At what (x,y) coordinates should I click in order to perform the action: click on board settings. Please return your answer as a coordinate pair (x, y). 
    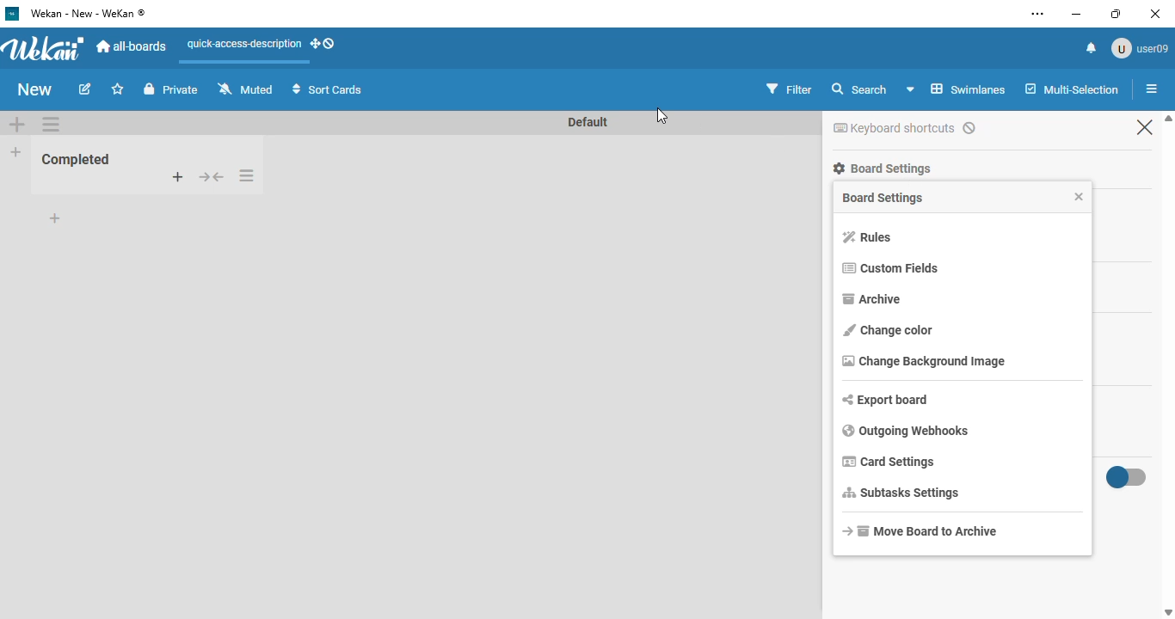
    Looking at the image, I should click on (882, 168).